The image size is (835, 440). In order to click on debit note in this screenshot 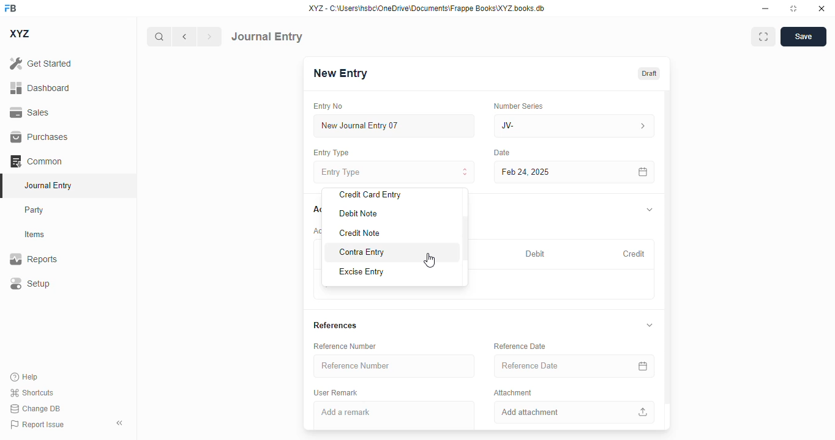, I will do `click(359, 212)`.